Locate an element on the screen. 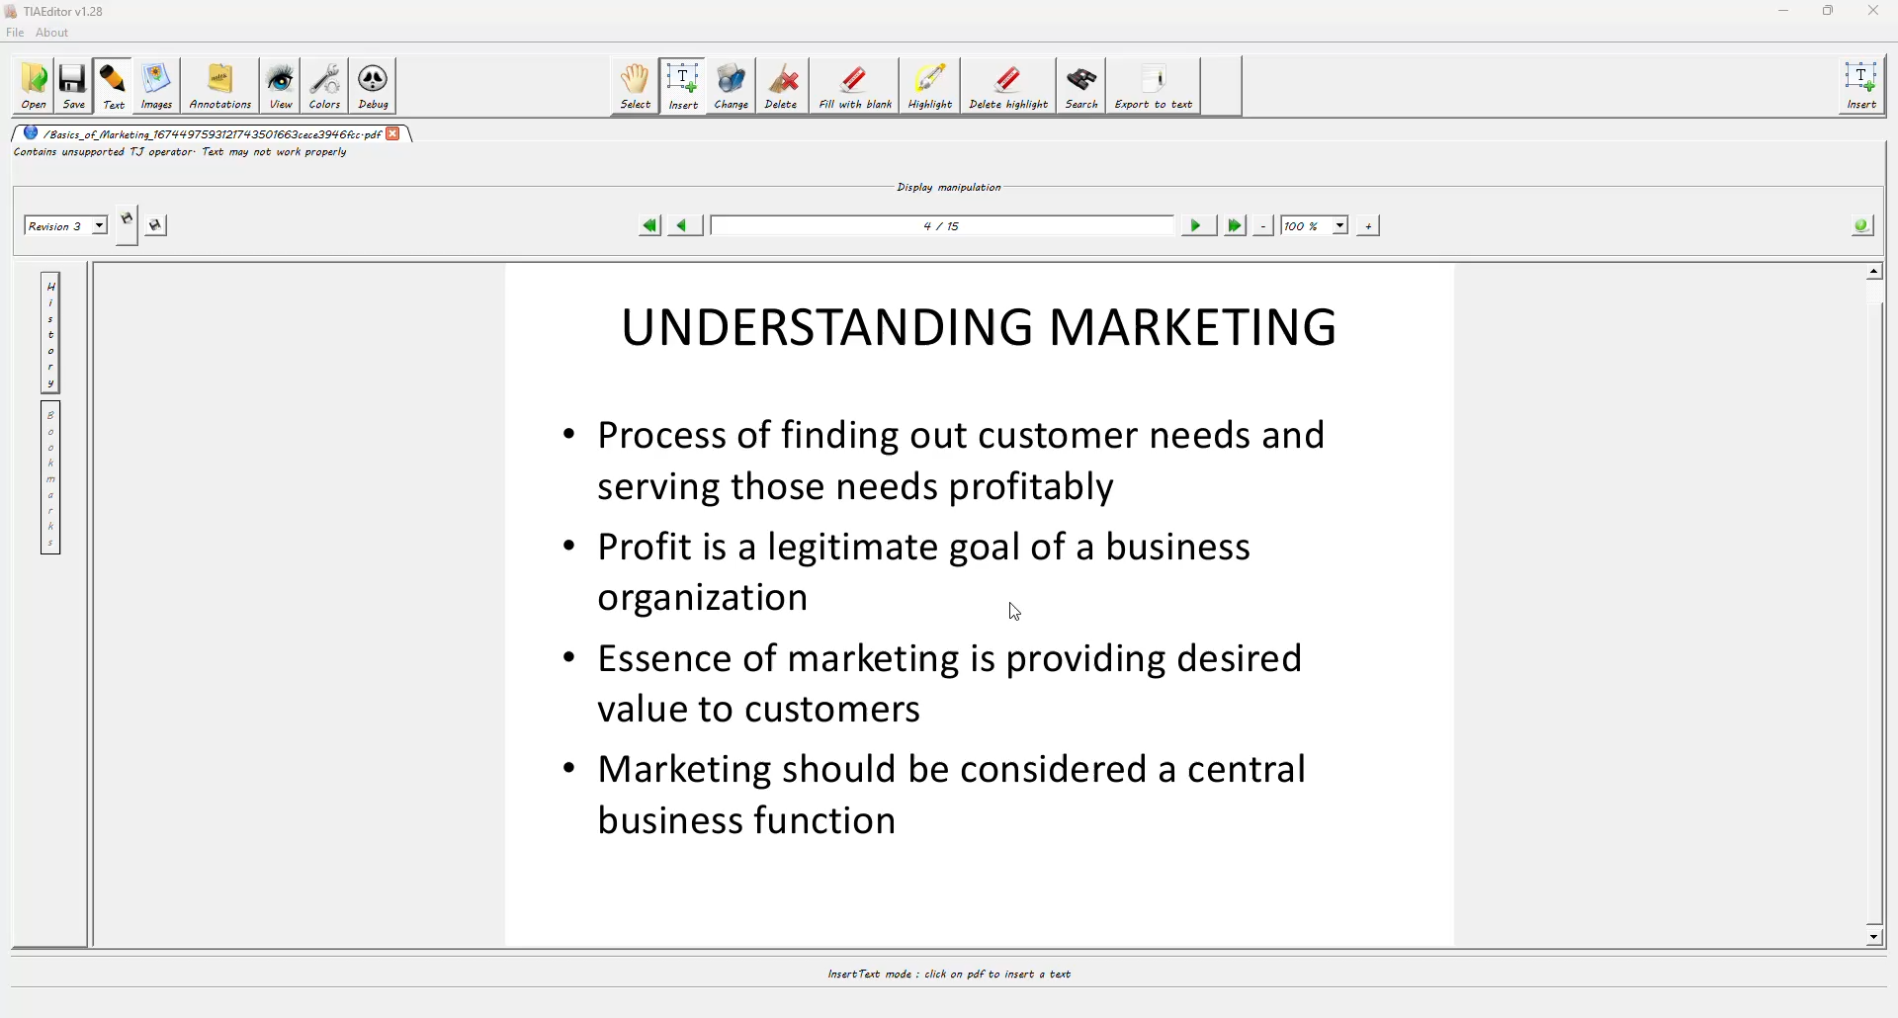 The width and height of the screenshot is (1898, 1018). last page is located at coordinates (1235, 225).